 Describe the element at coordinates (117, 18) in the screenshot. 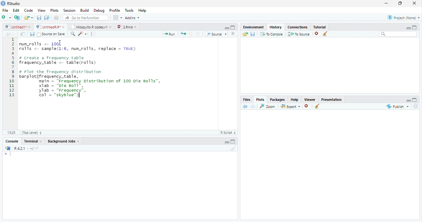

I see `Workspace panes` at that location.